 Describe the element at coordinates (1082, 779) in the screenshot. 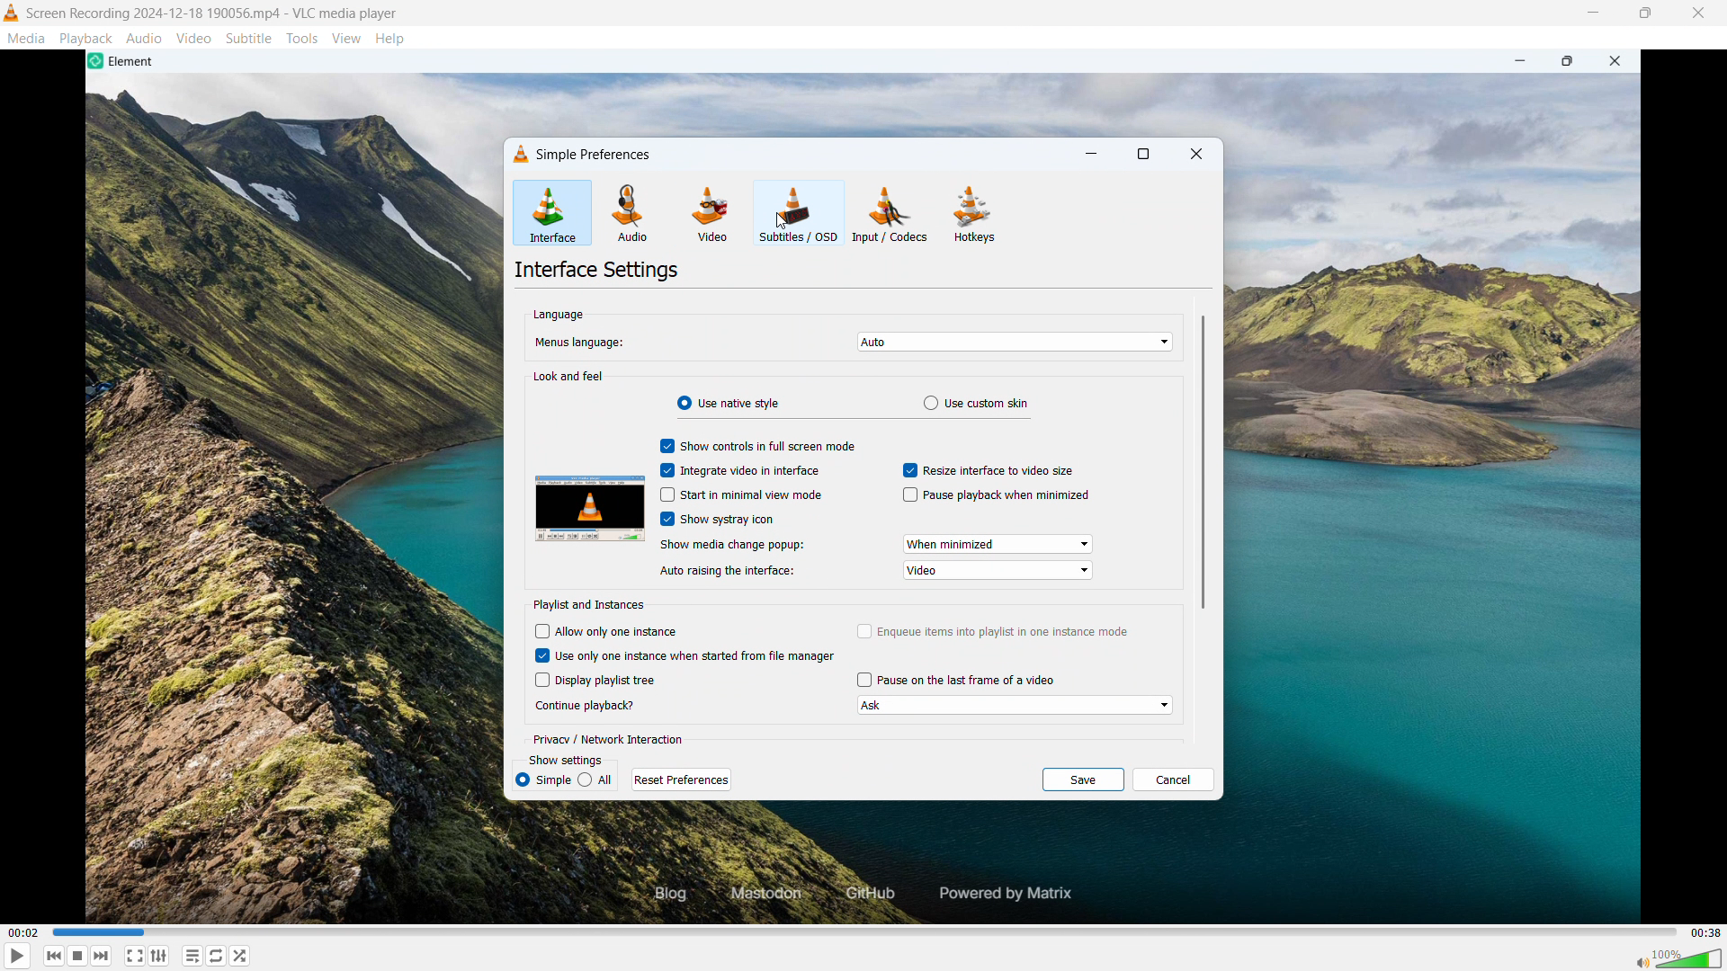

I see `save ` at that location.